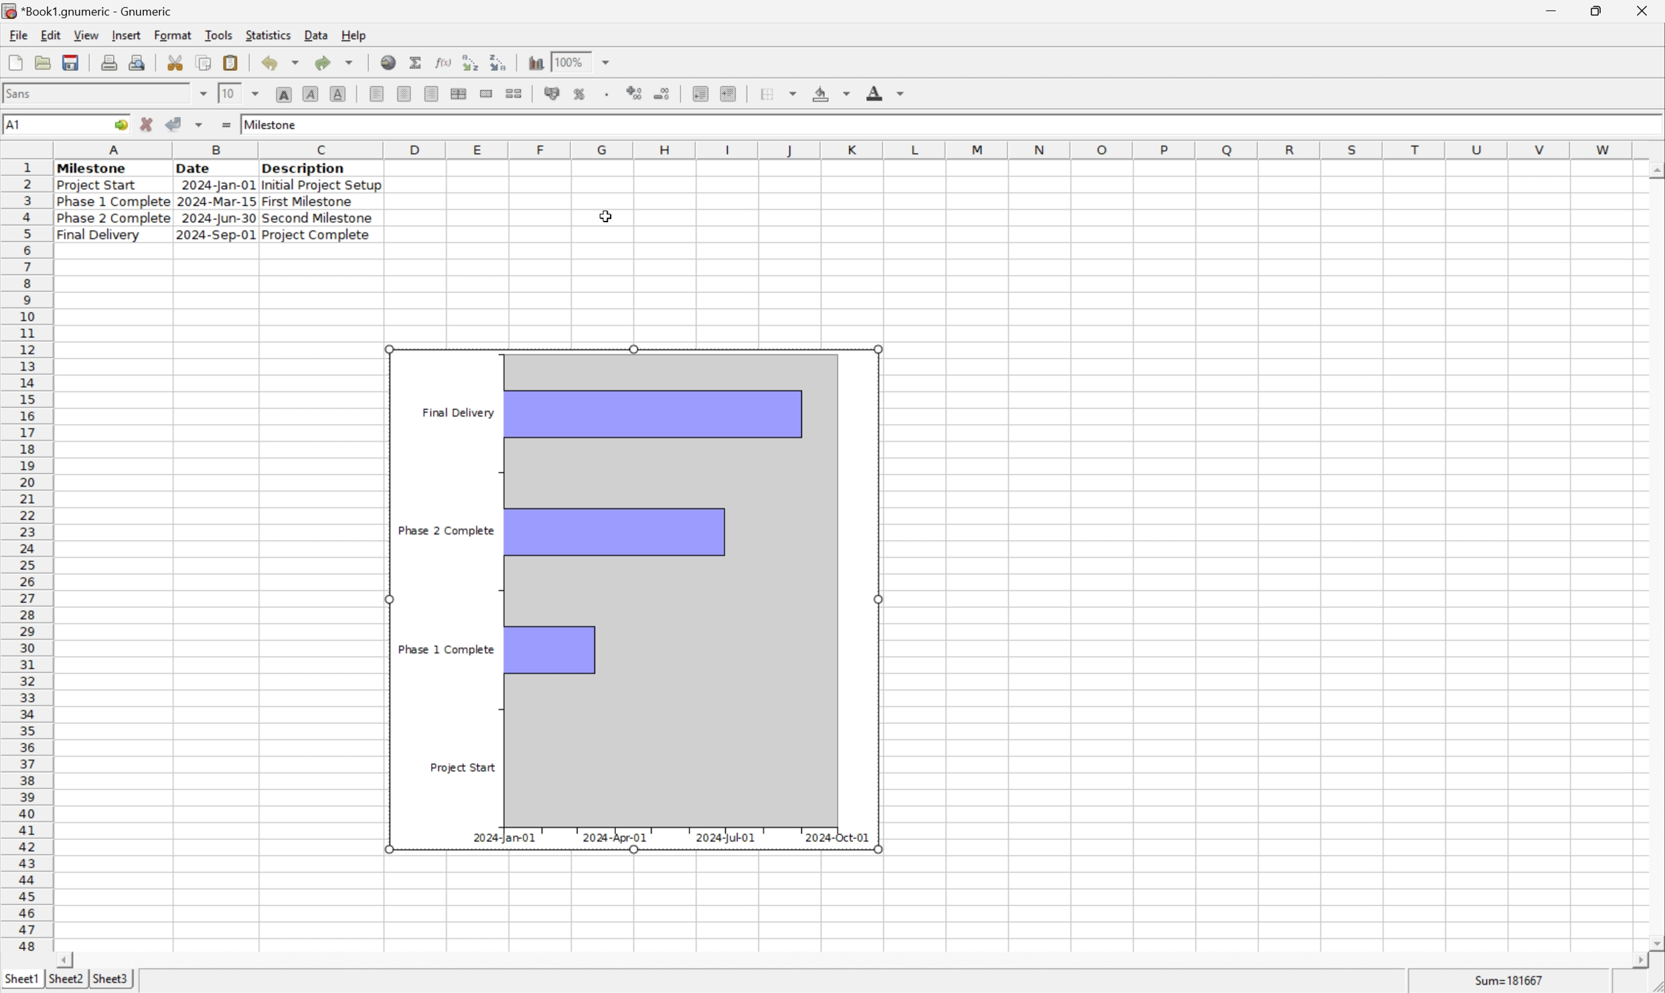 The width and height of the screenshot is (1665, 993). I want to click on Milestone, so click(272, 122).